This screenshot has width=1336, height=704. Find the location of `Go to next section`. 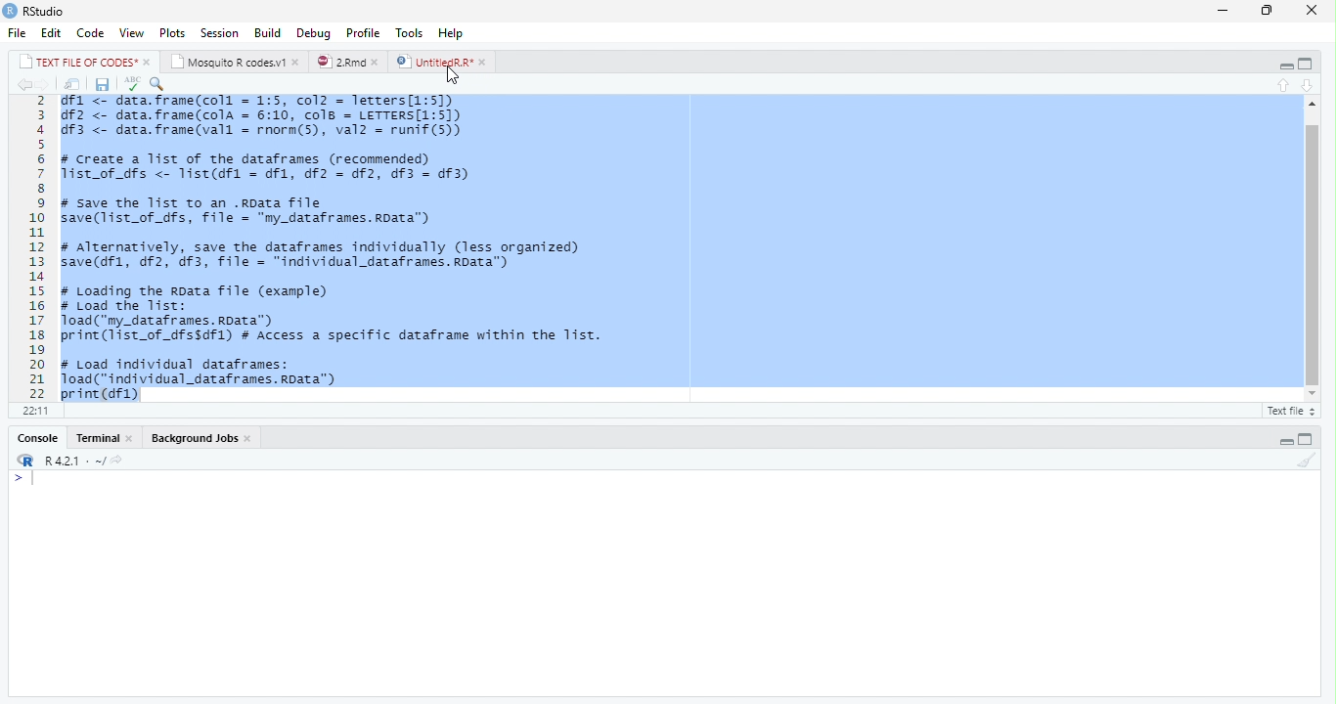

Go to next section is located at coordinates (1307, 86).